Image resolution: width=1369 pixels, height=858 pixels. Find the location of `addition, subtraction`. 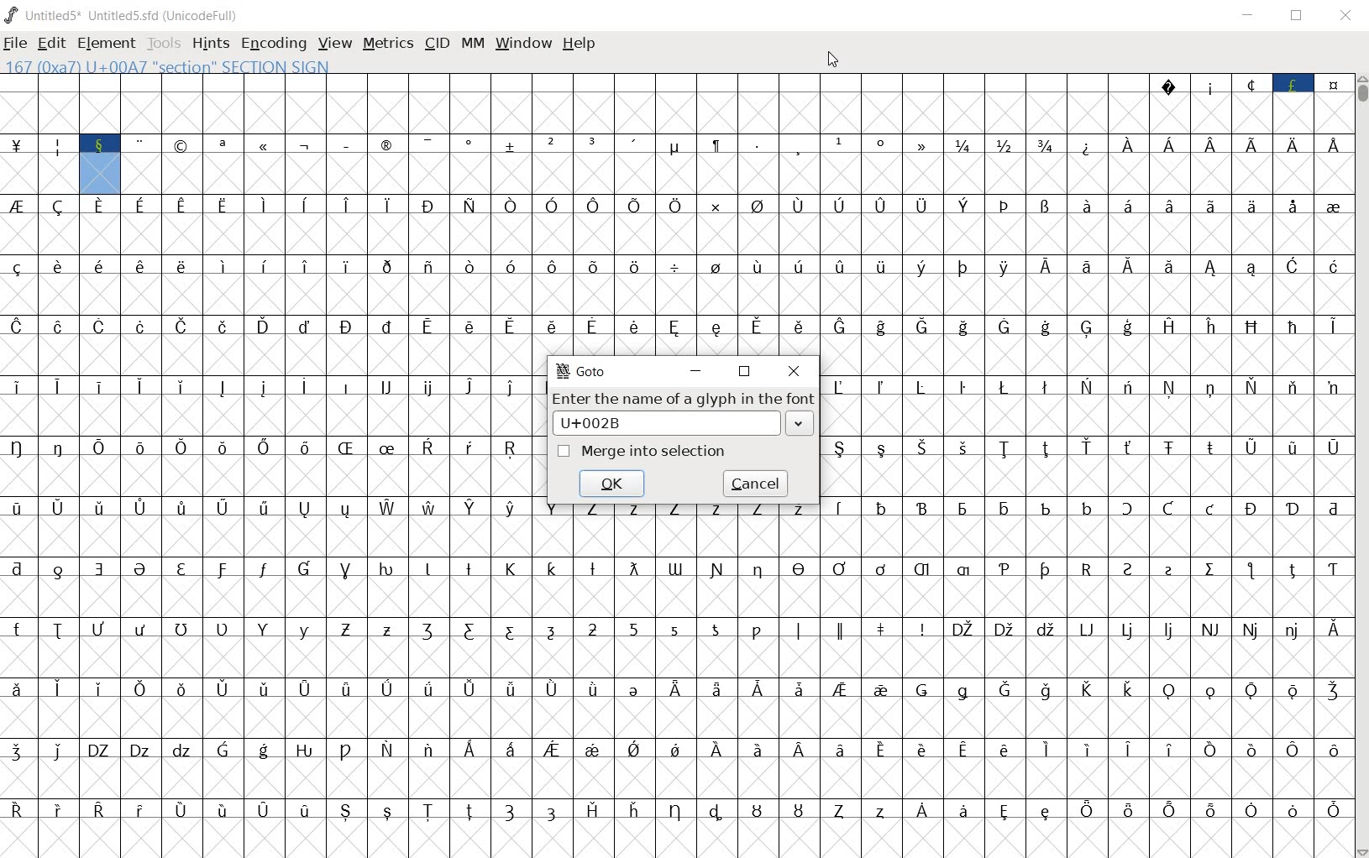

addition, subtraction is located at coordinates (471, 165).